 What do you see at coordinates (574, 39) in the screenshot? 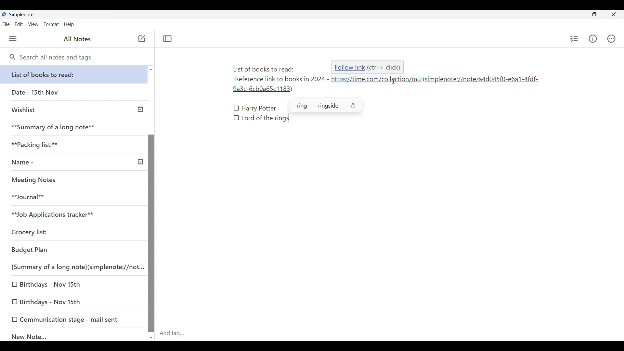
I see `Insert checklist` at bounding box center [574, 39].